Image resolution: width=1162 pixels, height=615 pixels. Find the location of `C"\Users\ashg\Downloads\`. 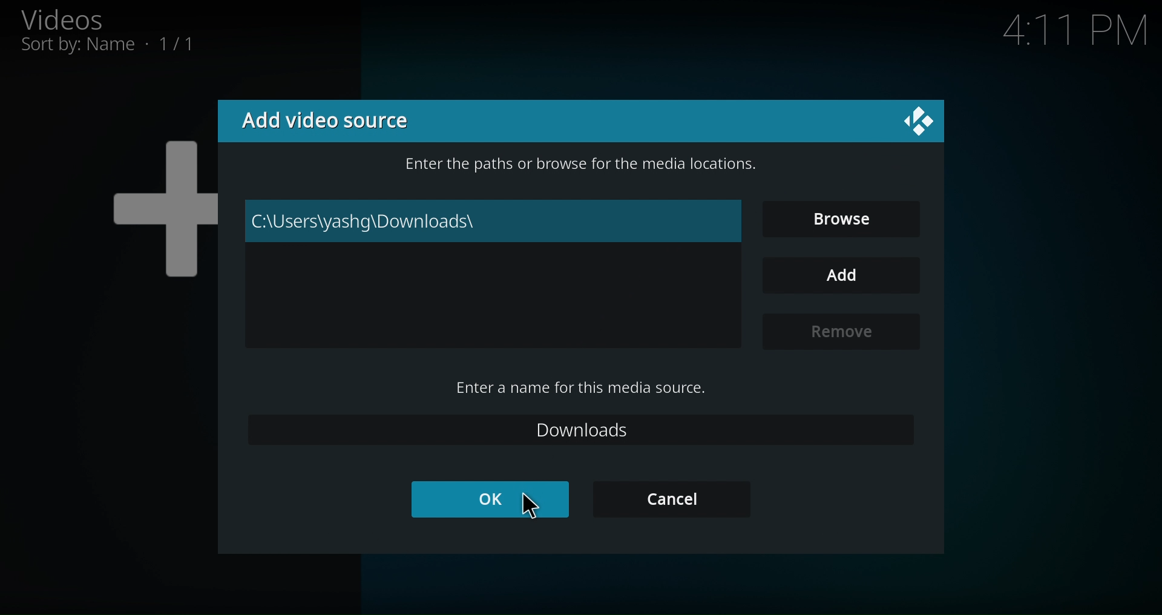

C"\Users\ashg\Downloads\ is located at coordinates (495, 220).